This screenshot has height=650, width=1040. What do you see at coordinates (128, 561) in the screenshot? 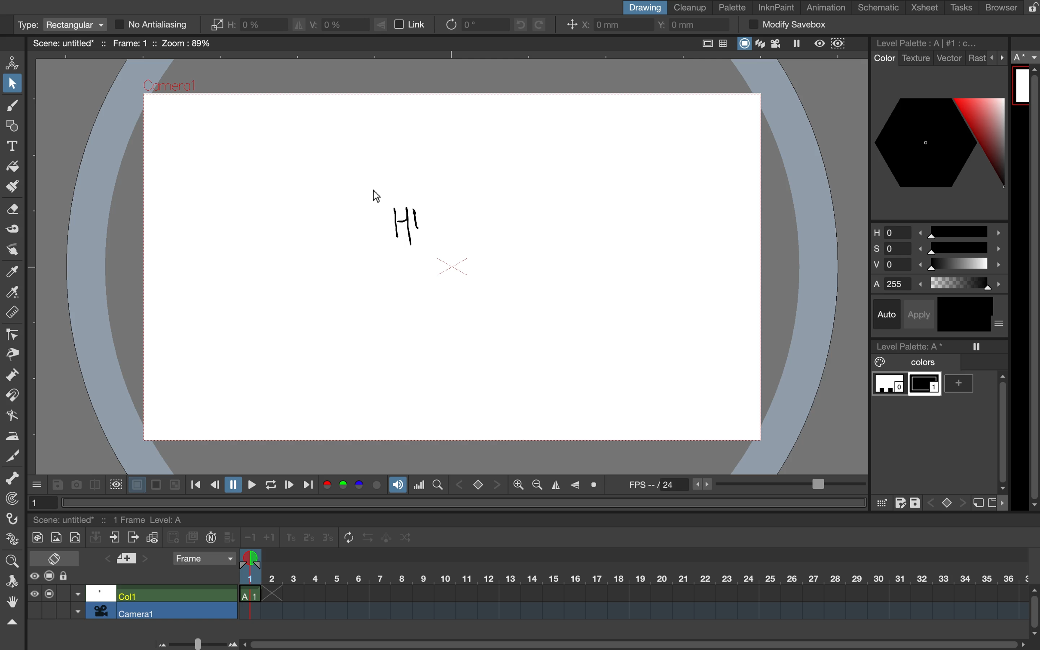
I see `add new memo` at bounding box center [128, 561].